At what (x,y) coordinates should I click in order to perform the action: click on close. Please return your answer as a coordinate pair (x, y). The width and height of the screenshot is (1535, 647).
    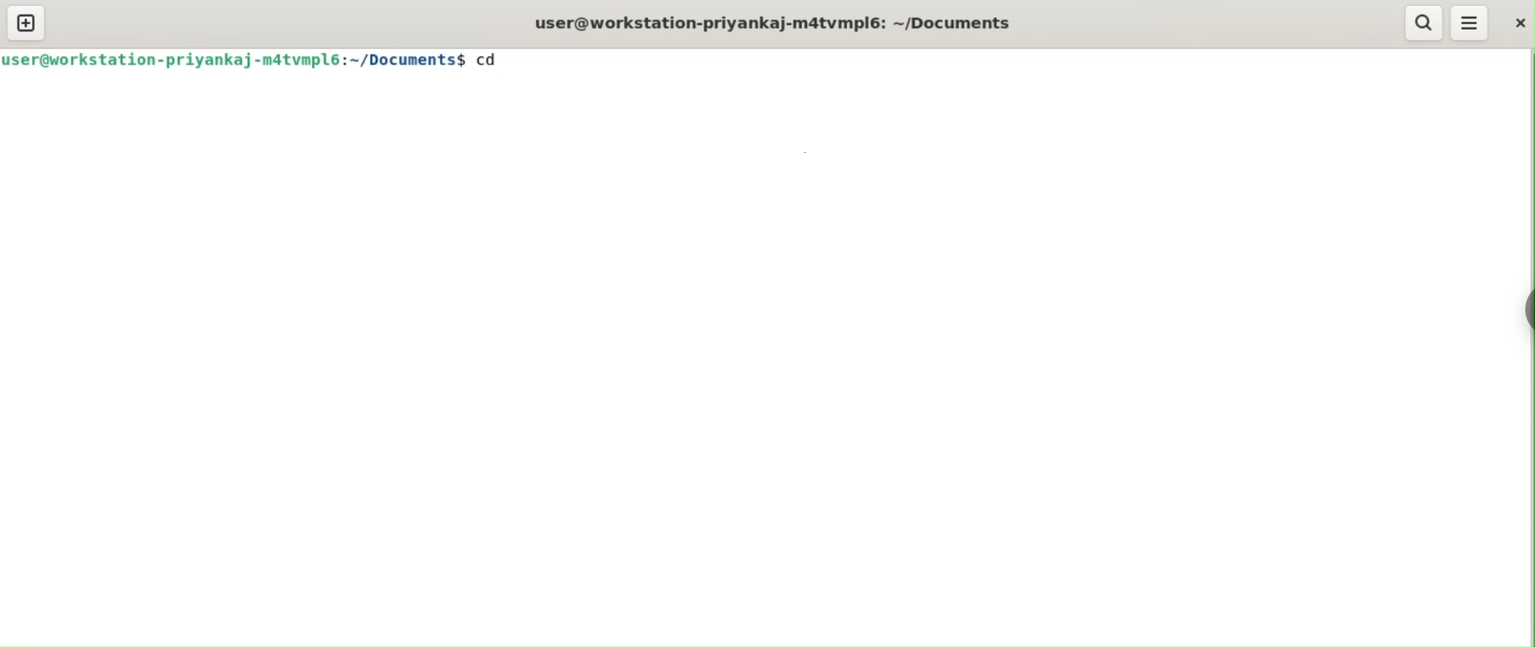
    Looking at the image, I should click on (1521, 23).